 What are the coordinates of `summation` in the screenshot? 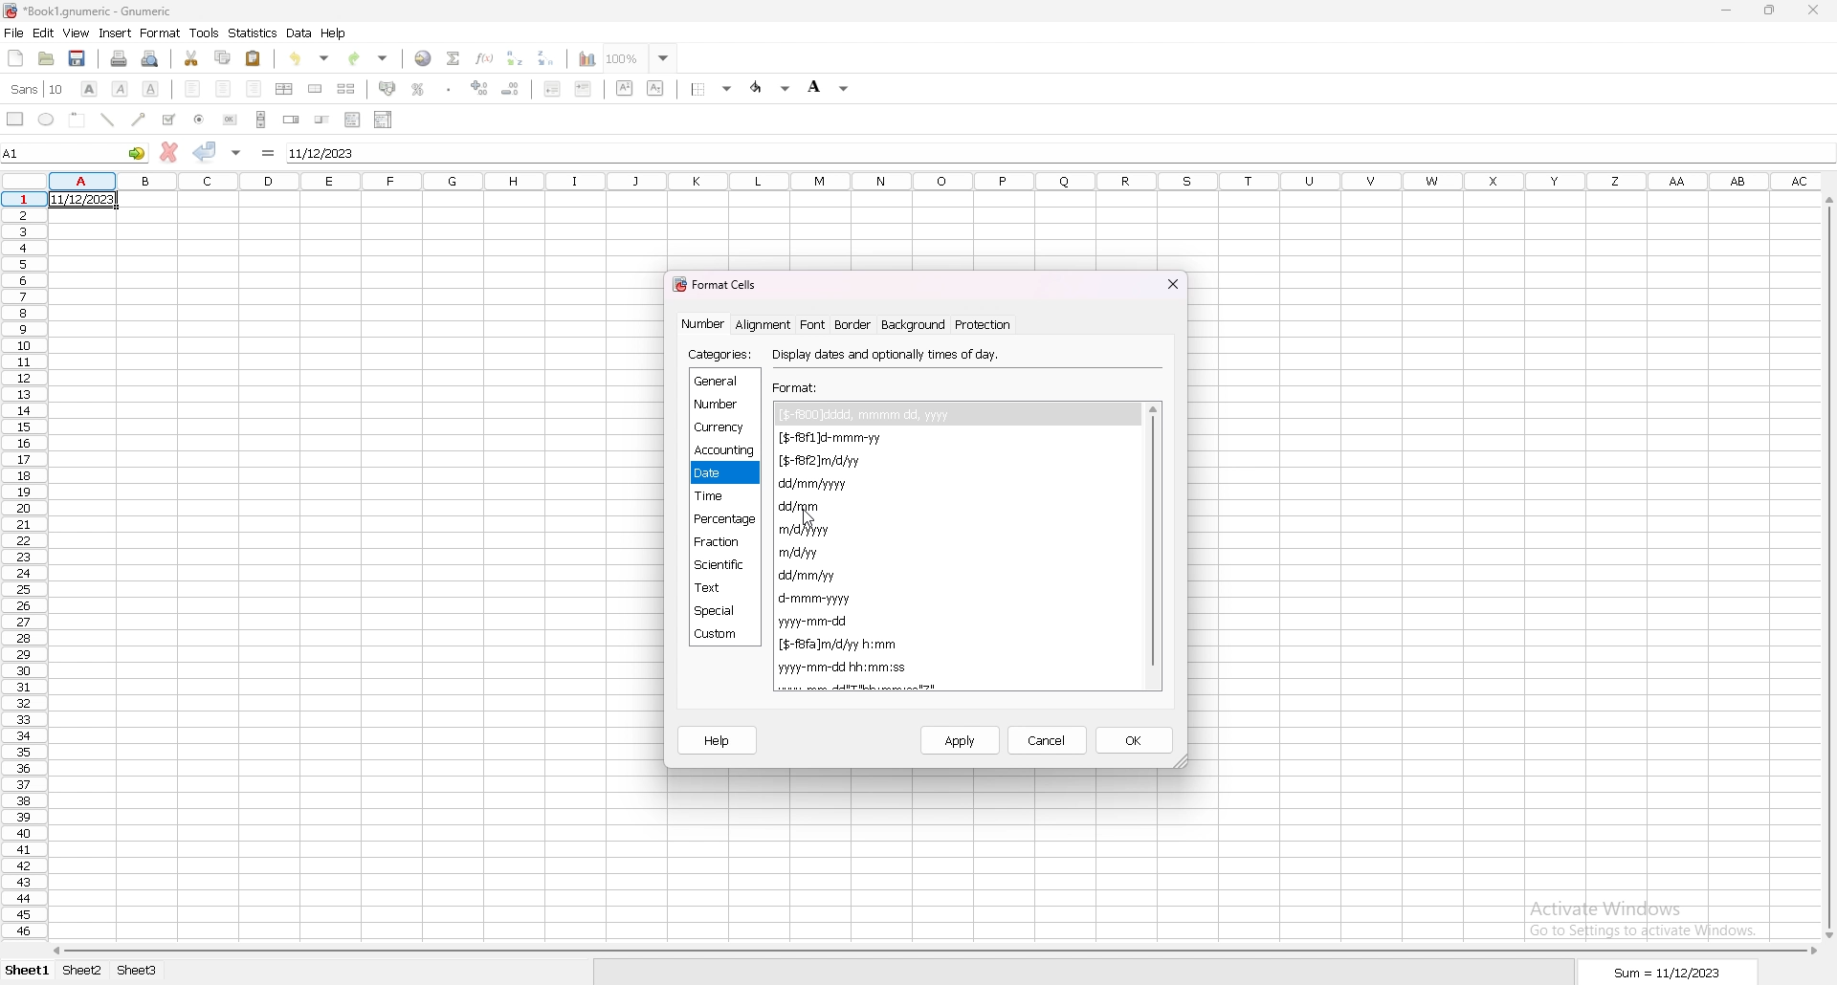 It's located at (454, 57).